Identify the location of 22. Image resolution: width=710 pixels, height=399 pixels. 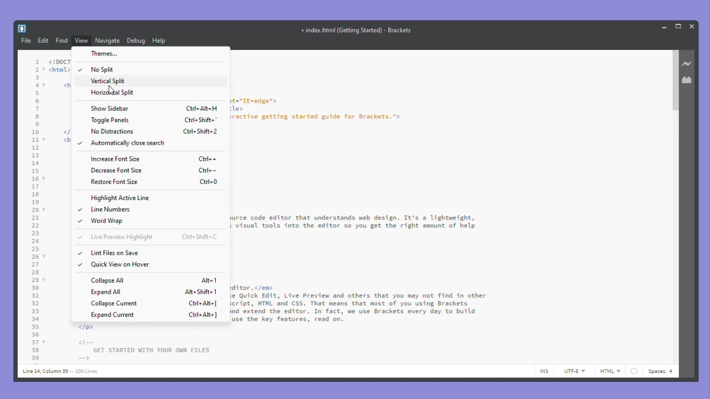
(35, 226).